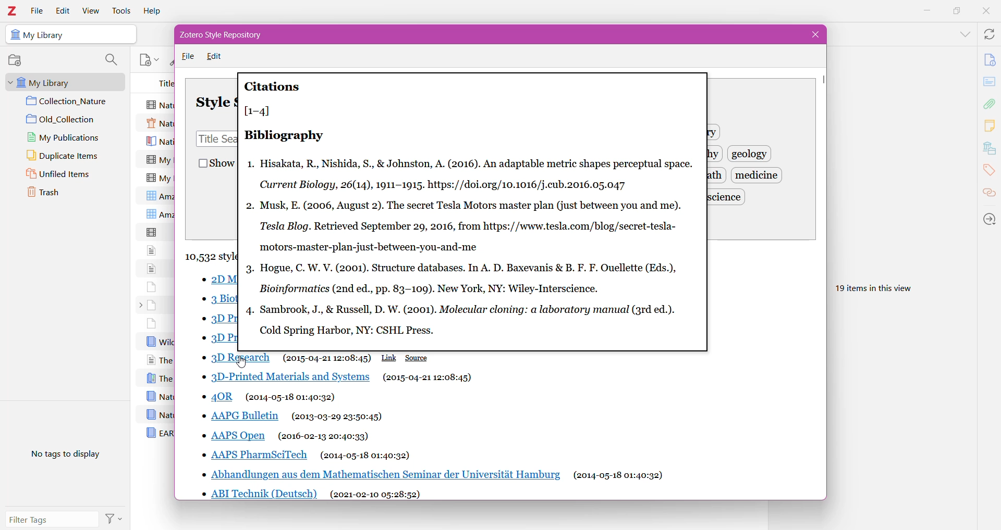 The width and height of the screenshot is (1001, 530). I want to click on Sambrook, J., & Russell, D. W. (2001). Molecular cloning: a laboratory manual (3rd ed.). Cold Spring Harbor, NY: CSHL Press., so click(472, 320).